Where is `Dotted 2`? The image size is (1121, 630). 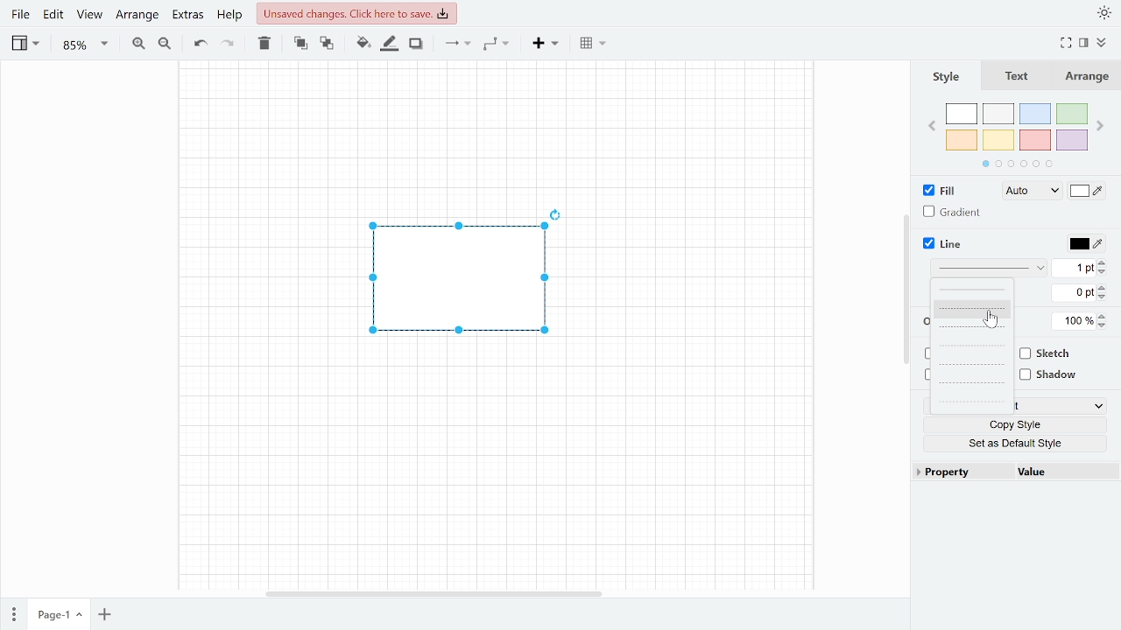
Dotted 2 is located at coordinates (972, 401).